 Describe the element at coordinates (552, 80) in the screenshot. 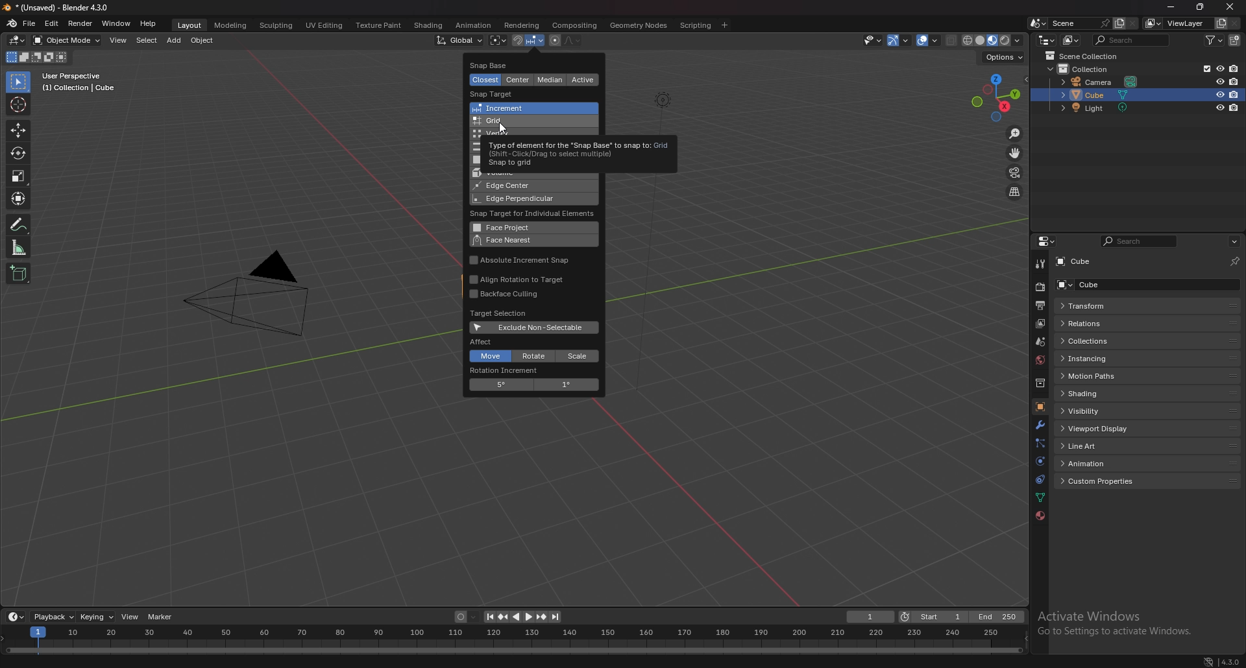

I see `median` at that location.